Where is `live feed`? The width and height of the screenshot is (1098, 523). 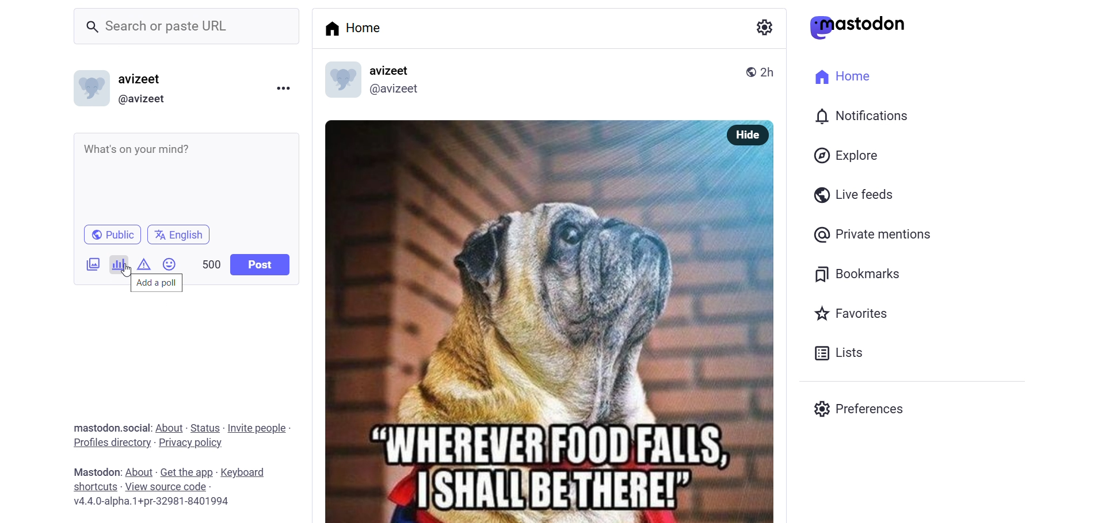 live feed is located at coordinates (851, 194).